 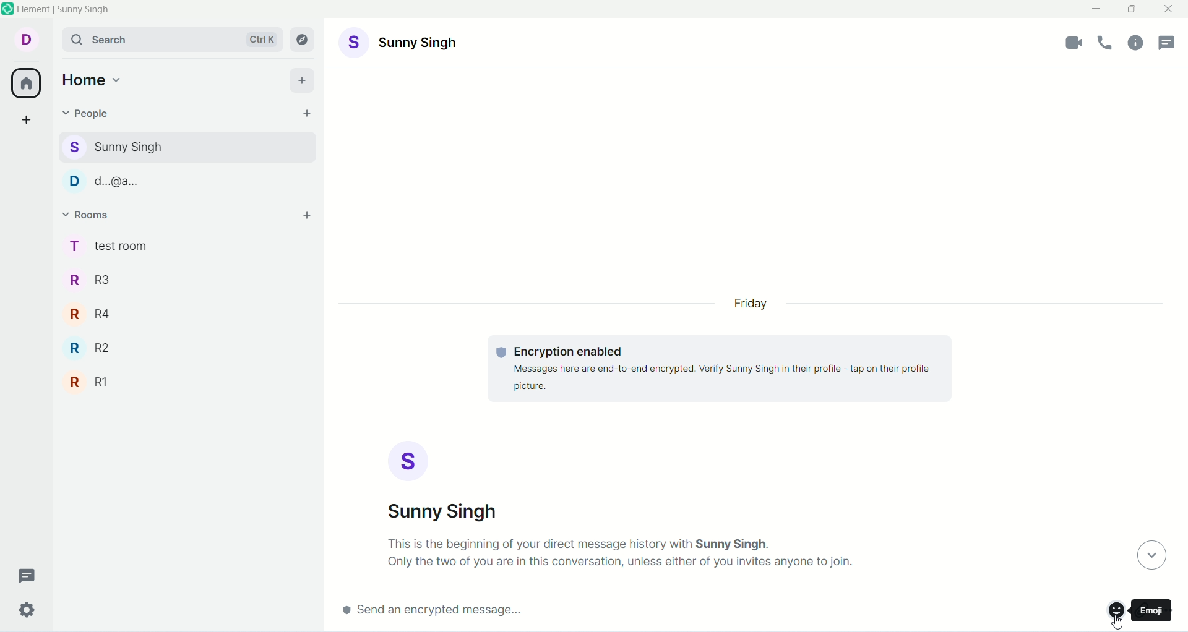 I want to click on settings, so click(x=24, y=612).